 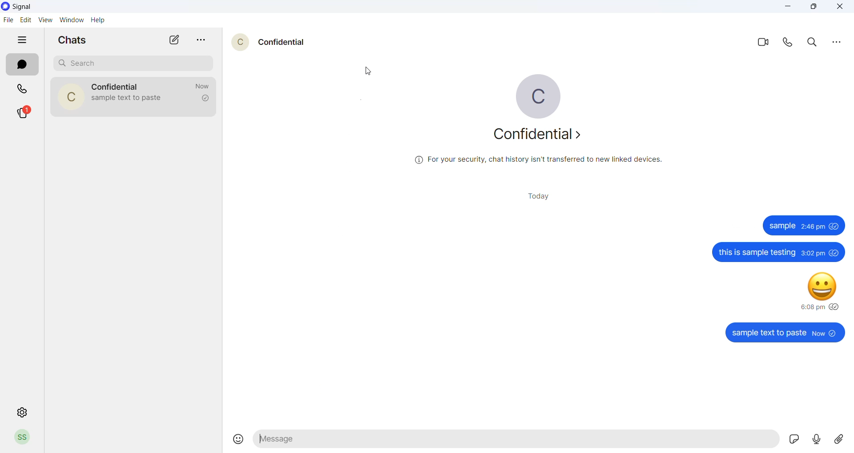 What do you see at coordinates (766, 44) in the screenshot?
I see `video call` at bounding box center [766, 44].